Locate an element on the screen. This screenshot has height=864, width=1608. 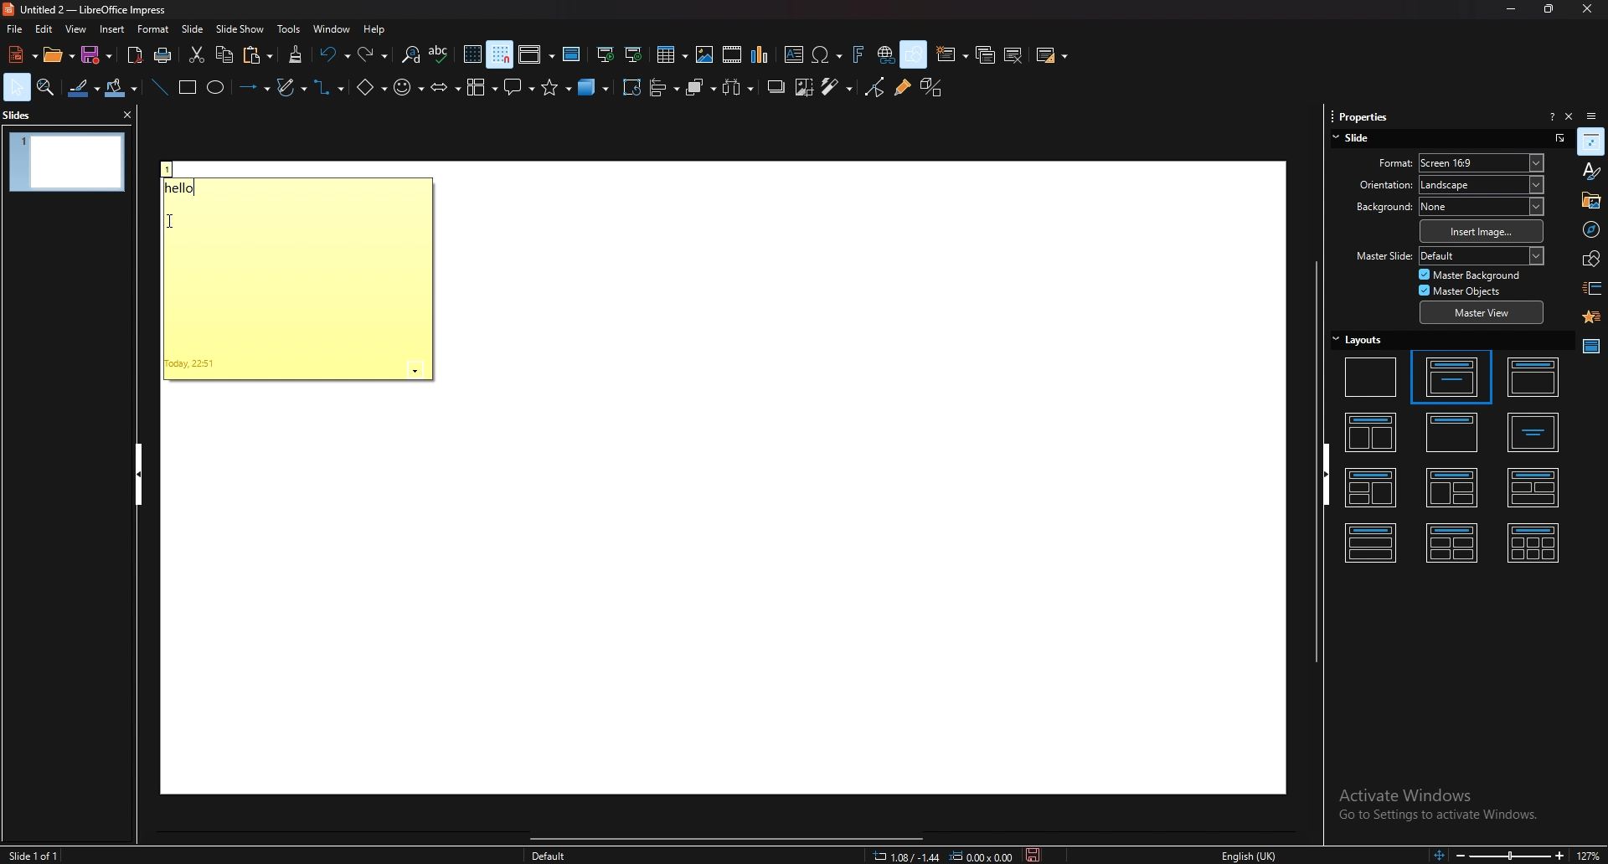
undo is located at coordinates (334, 54).